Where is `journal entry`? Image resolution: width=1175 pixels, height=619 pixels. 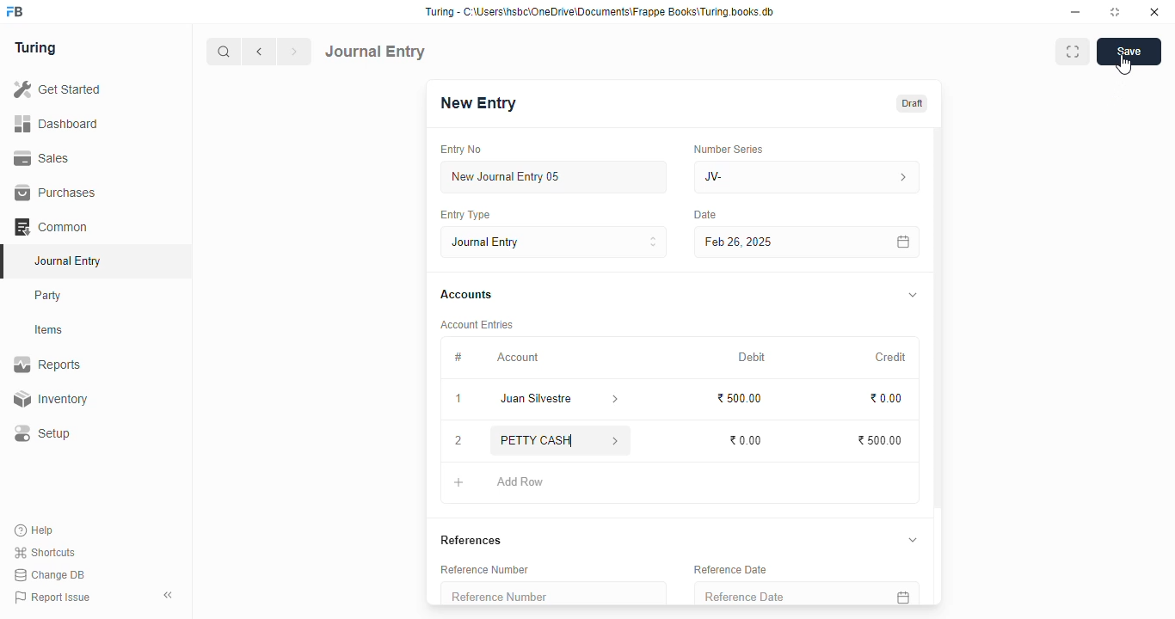 journal entry is located at coordinates (67, 260).